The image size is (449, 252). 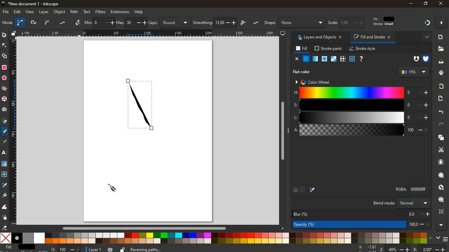 I want to click on draw, so click(x=244, y=23).